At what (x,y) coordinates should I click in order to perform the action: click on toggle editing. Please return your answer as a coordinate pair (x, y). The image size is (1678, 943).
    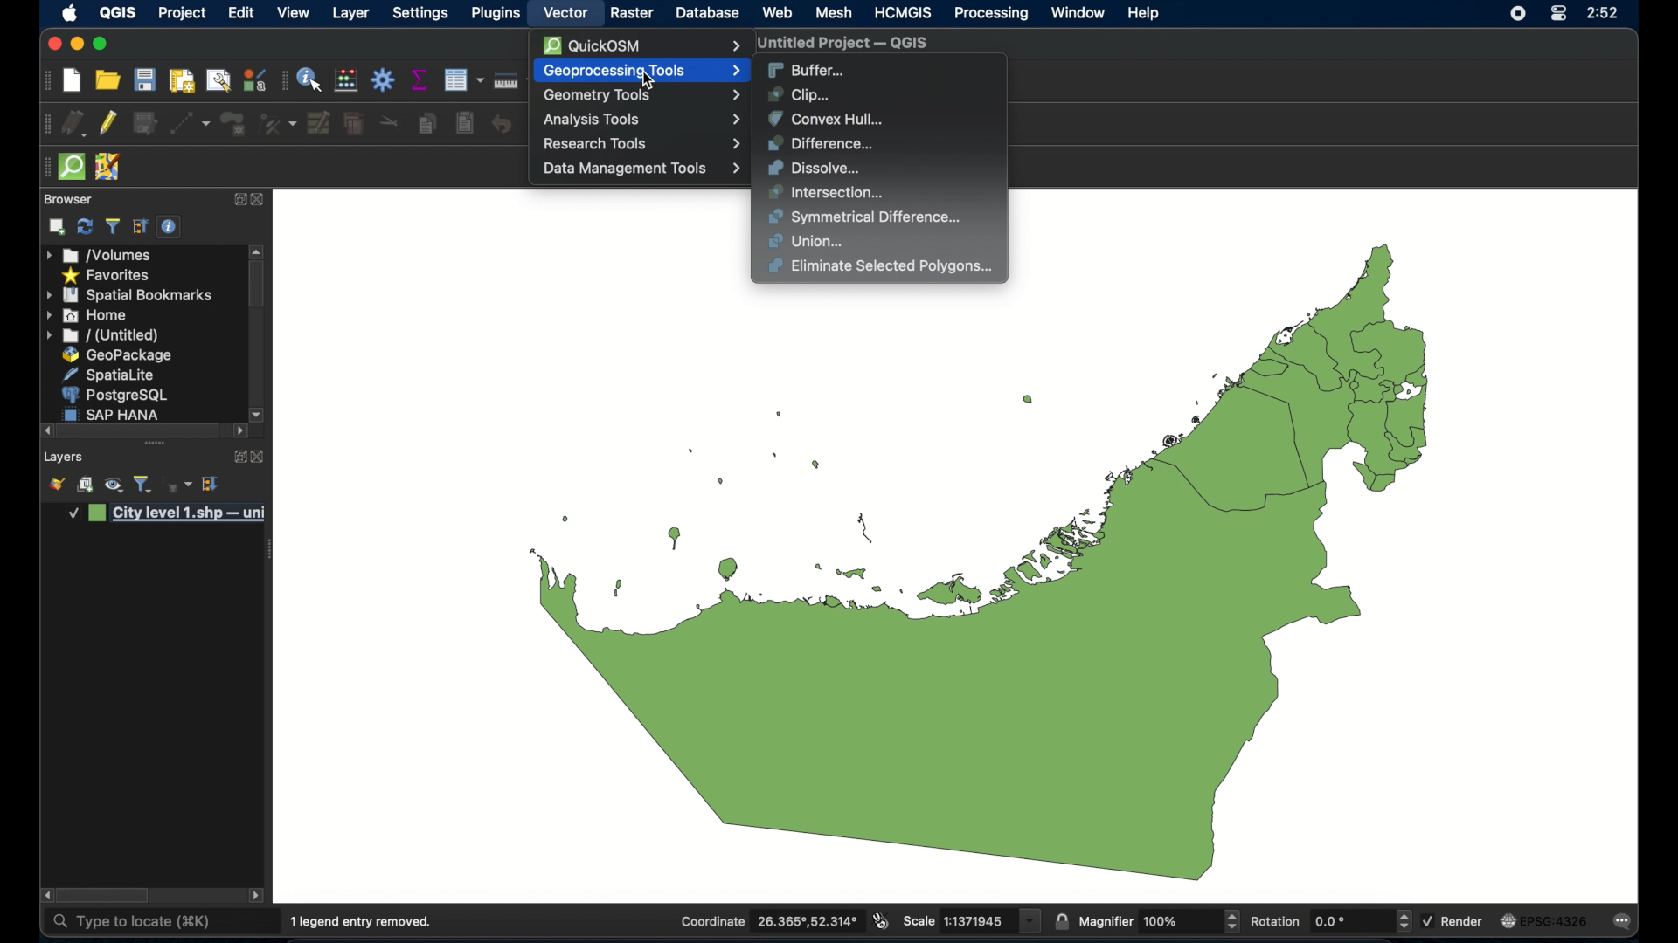
    Looking at the image, I should click on (109, 123).